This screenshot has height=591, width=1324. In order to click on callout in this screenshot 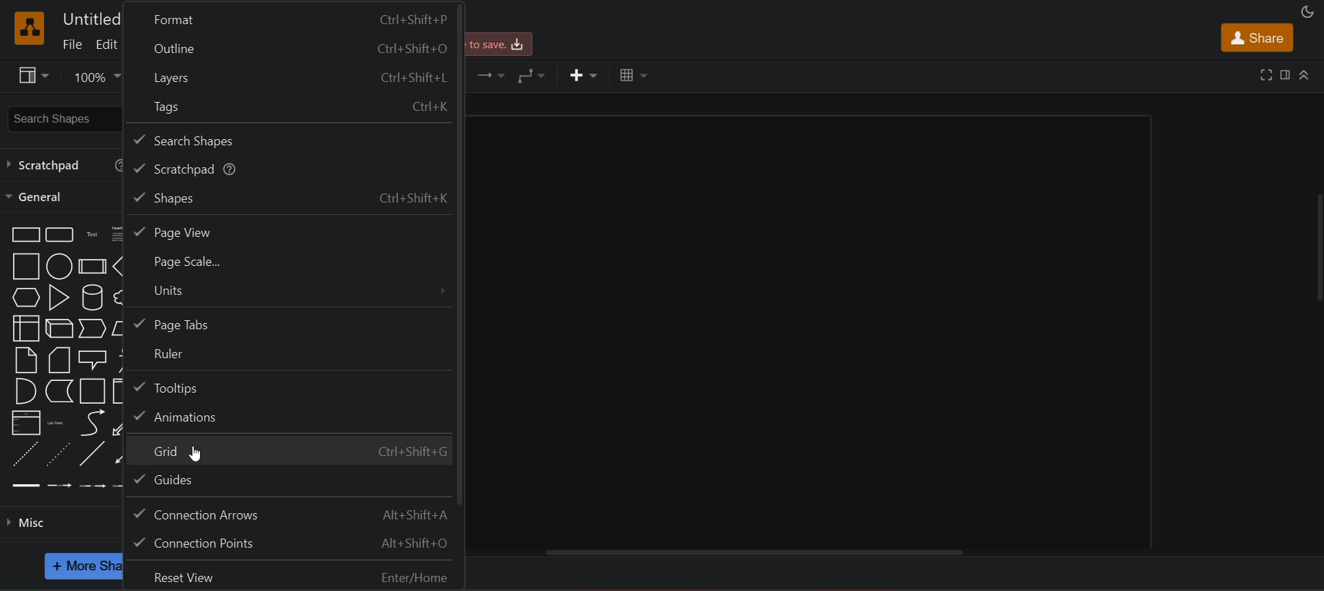, I will do `click(91, 360)`.